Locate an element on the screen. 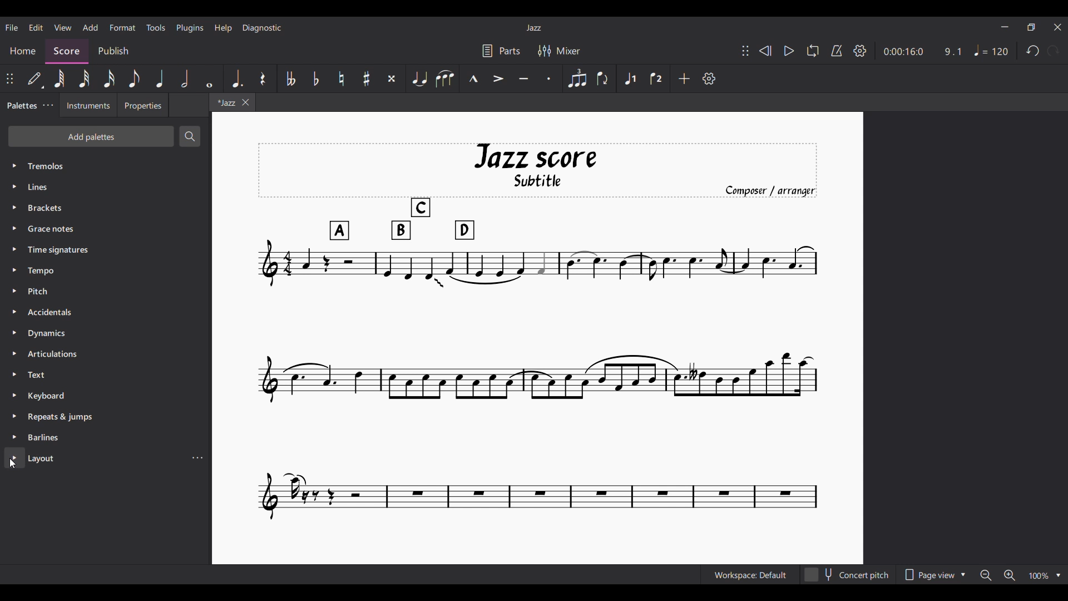 The width and height of the screenshot is (1068, 601). Page view options is located at coordinates (934, 574).